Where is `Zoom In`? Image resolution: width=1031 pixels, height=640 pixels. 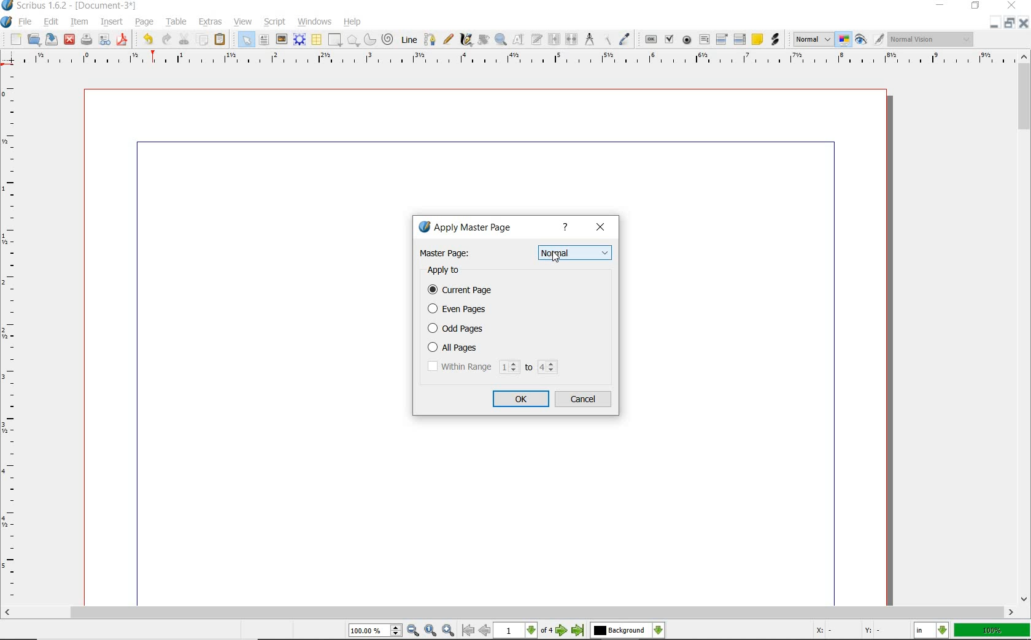 Zoom In is located at coordinates (448, 631).